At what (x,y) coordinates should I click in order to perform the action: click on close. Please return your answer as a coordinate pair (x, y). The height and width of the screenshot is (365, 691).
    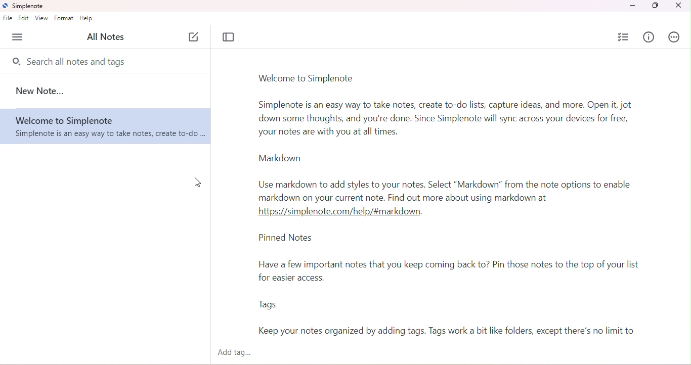
    Looking at the image, I should click on (681, 6).